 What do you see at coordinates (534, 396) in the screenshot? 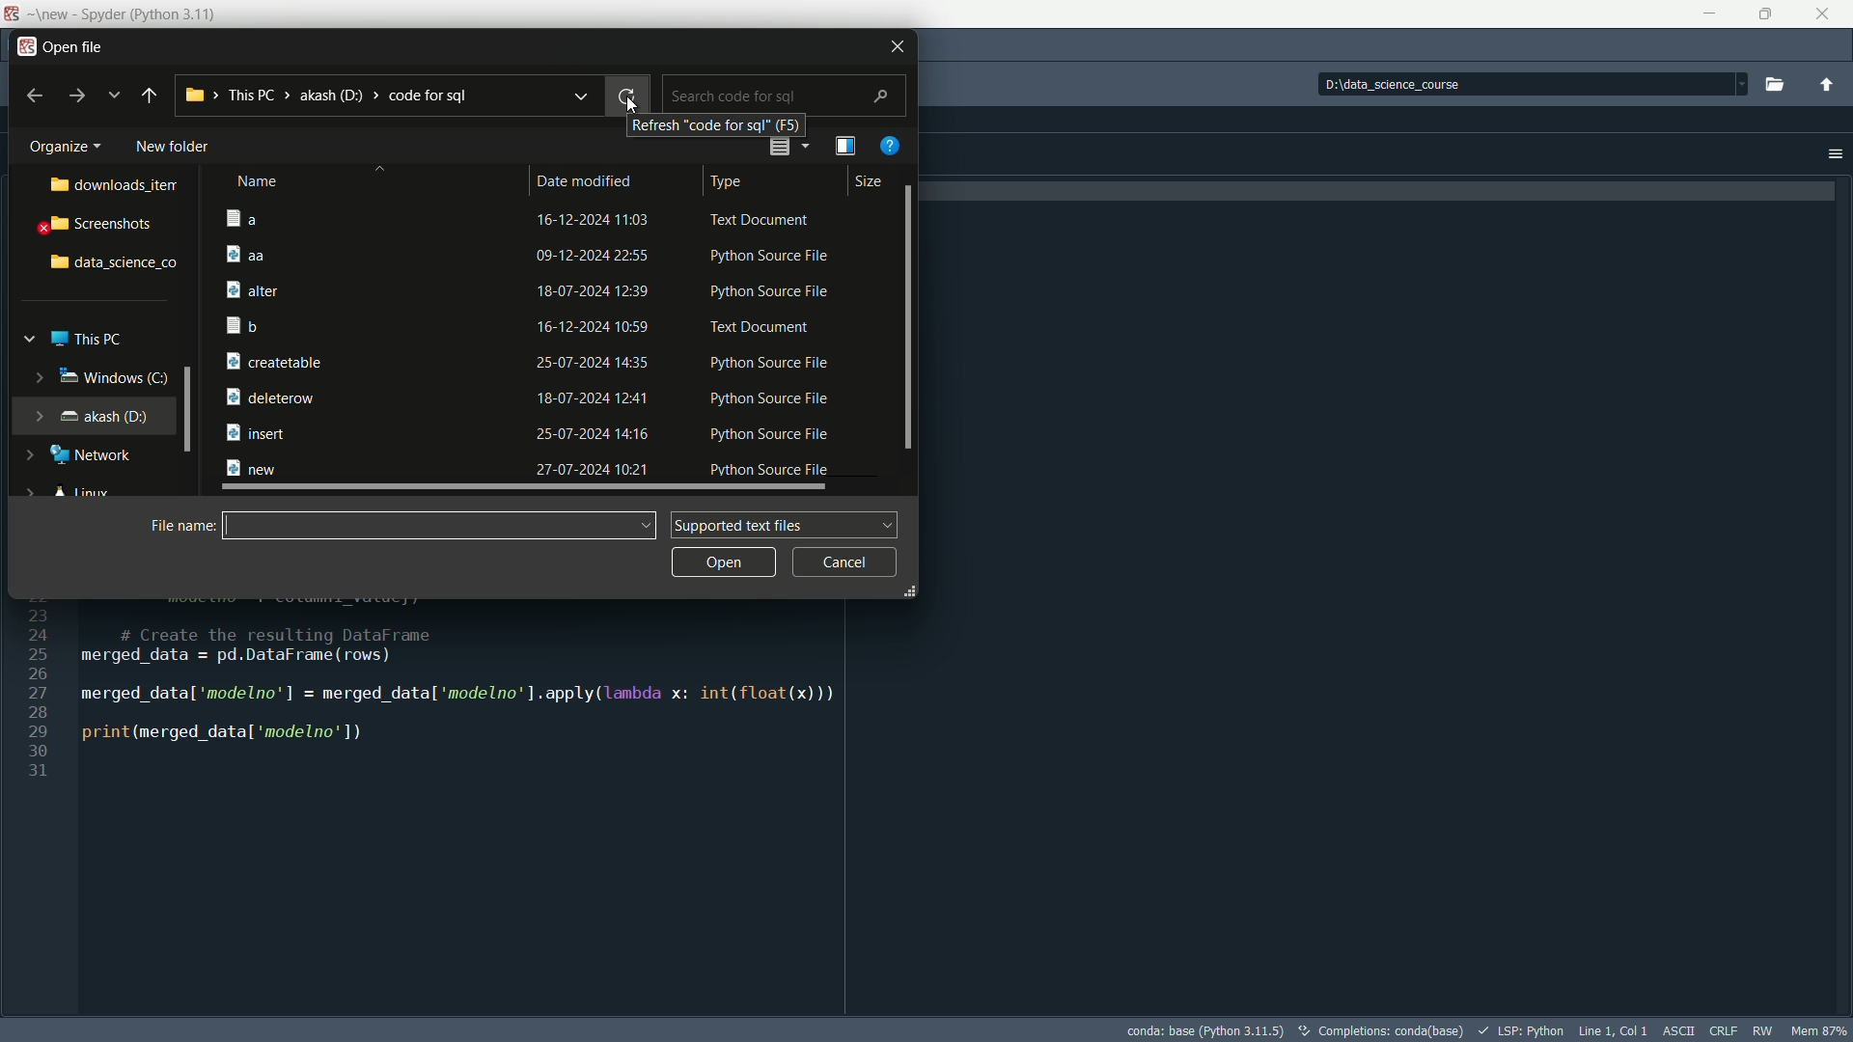
I see `file-6` at bounding box center [534, 396].